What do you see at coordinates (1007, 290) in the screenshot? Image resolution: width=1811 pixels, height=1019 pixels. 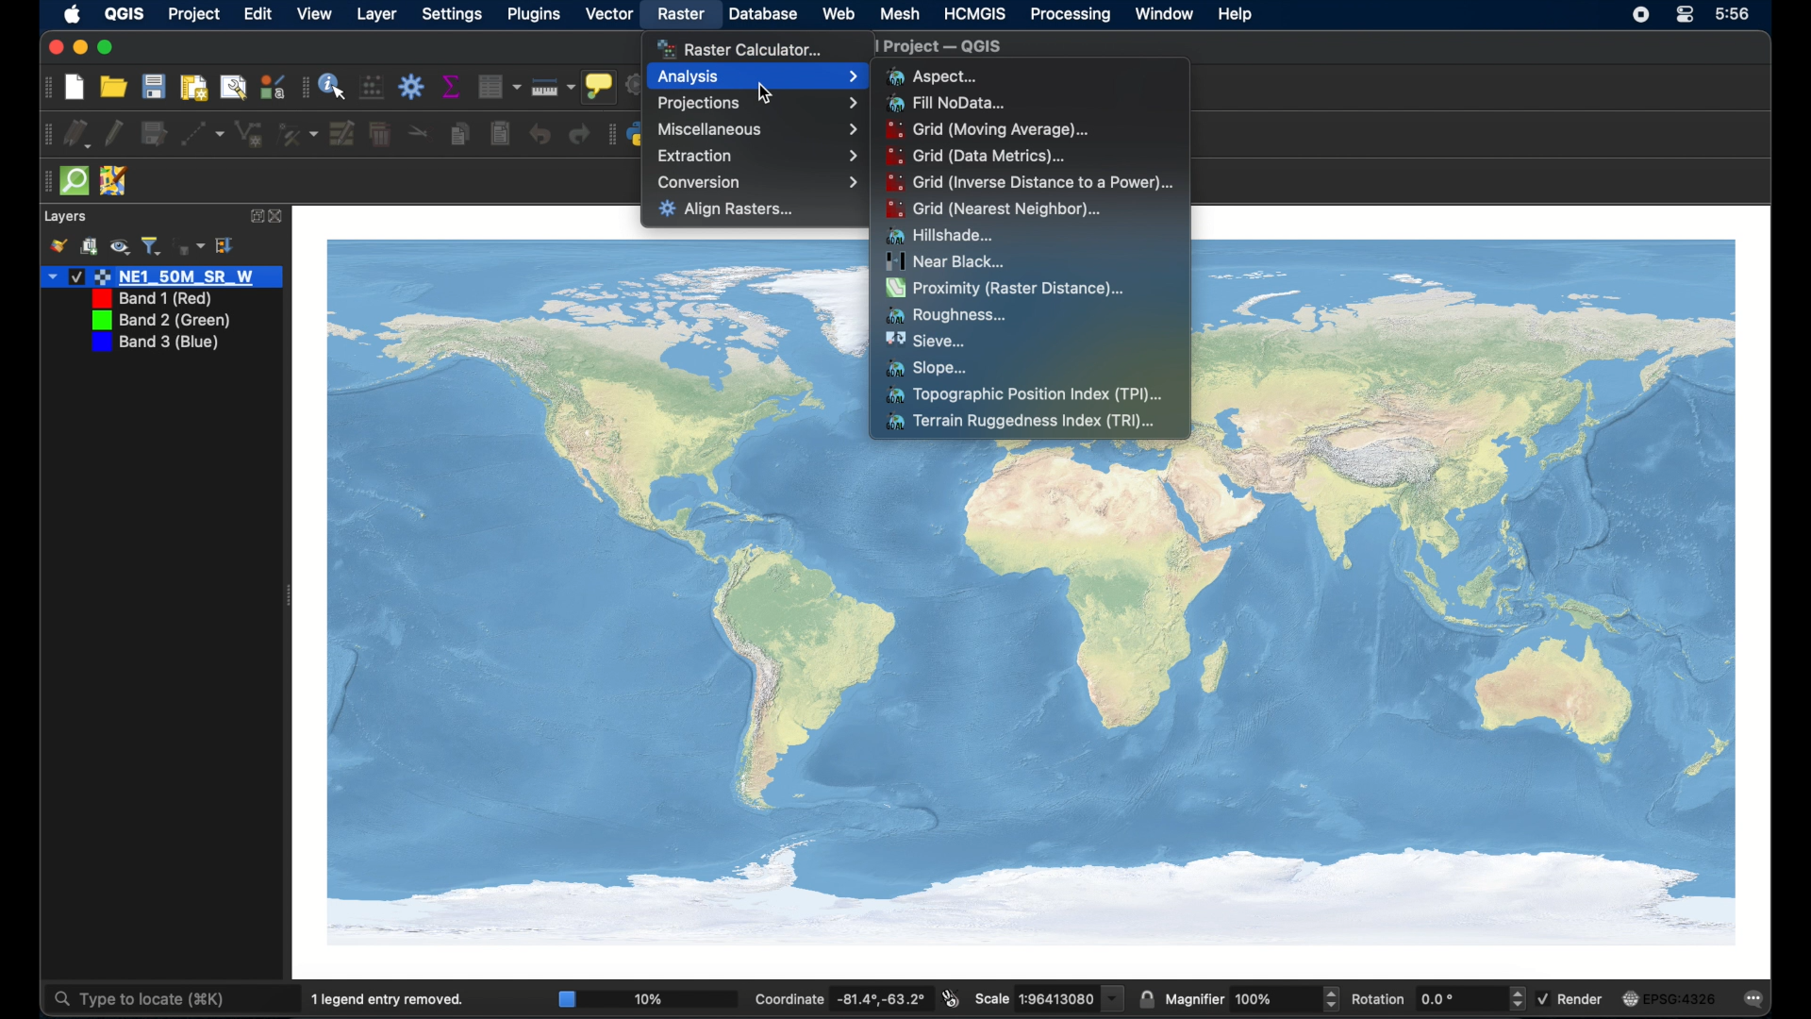 I see `proximity (raster distance)` at bounding box center [1007, 290].